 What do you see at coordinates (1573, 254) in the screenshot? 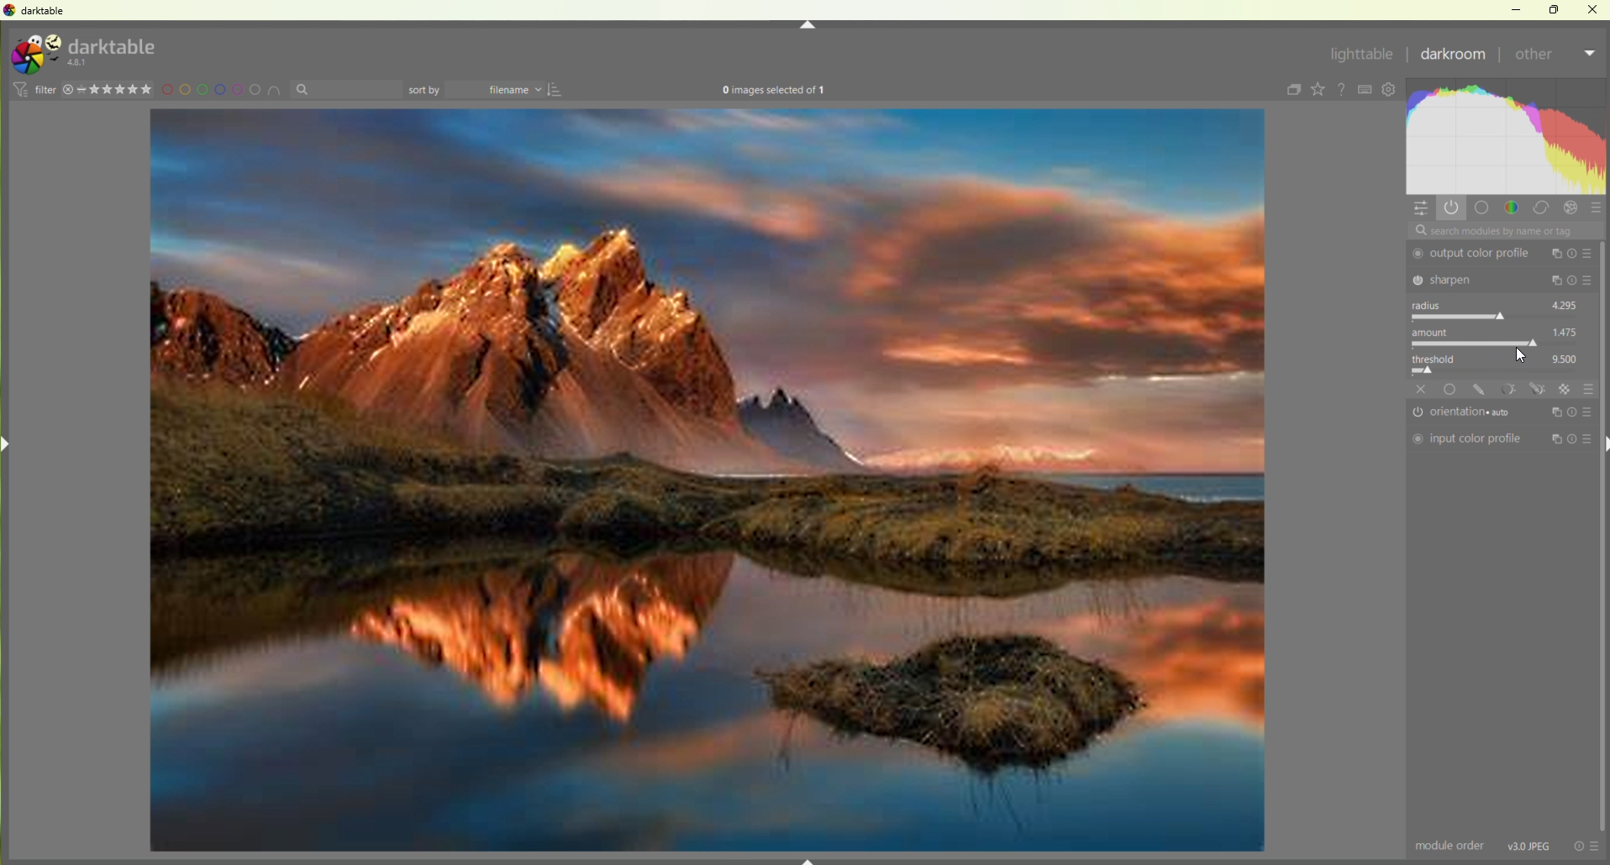
I see `copy, reset and presets` at bounding box center [1573, 254].